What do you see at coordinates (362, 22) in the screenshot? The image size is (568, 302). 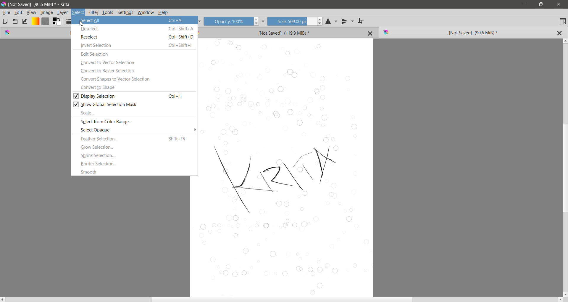 I see `Wrap Around Mode` at bounding box center [362, 22].